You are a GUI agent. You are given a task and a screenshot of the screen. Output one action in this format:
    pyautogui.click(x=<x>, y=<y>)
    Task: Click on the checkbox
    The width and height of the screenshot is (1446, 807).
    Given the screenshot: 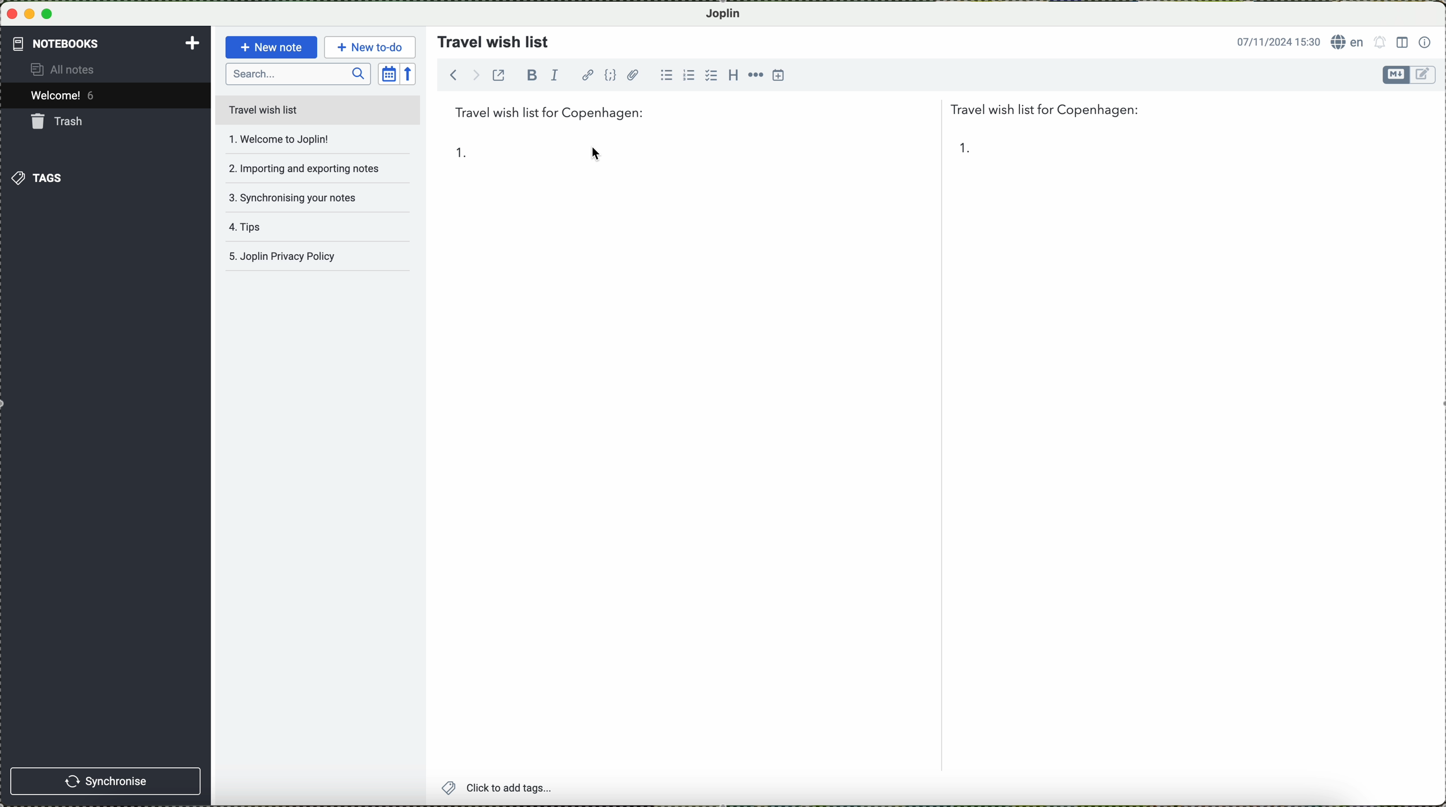 What is the action you would take?
    pyautogui.click(x=710, y=75)
    